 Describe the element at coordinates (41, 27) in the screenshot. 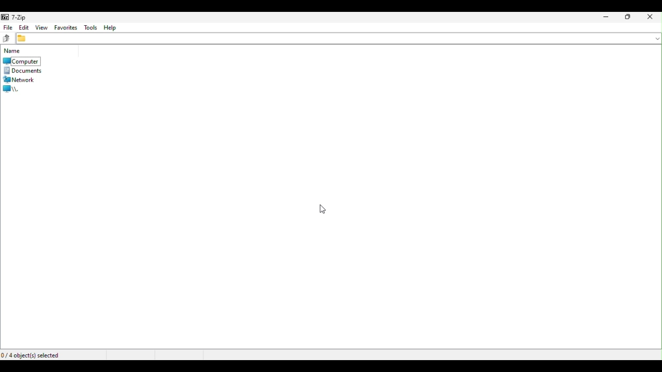

I see `View` at that location.